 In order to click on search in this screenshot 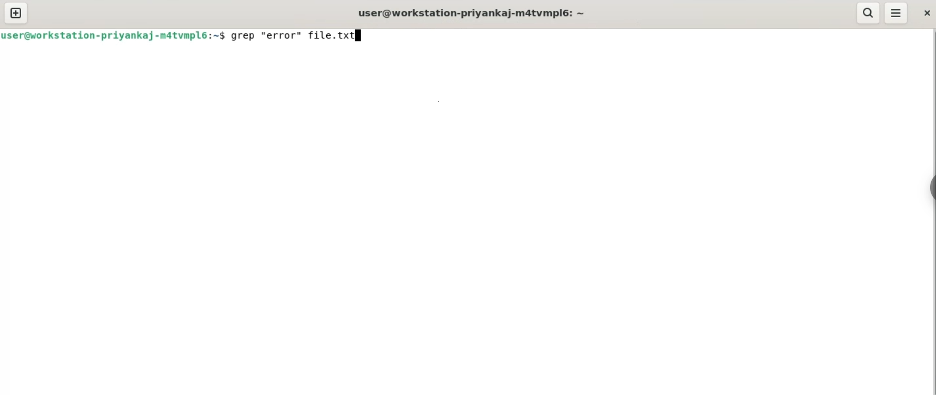, I will do `click(868, 13)`.